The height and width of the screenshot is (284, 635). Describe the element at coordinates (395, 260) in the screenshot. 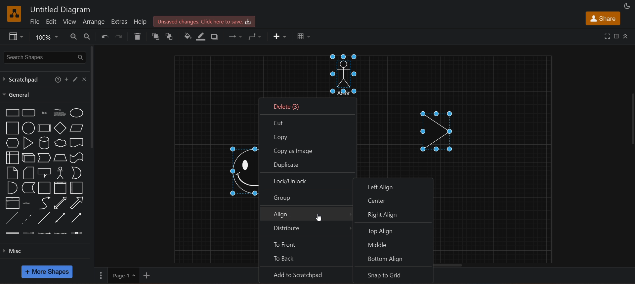

I see `bottom align` at that location.